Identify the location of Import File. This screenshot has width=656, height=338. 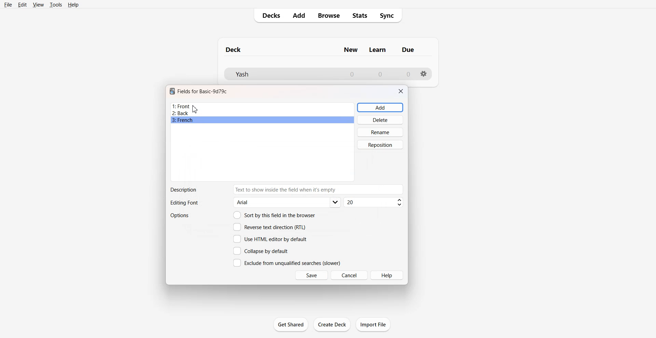
(373, 324).